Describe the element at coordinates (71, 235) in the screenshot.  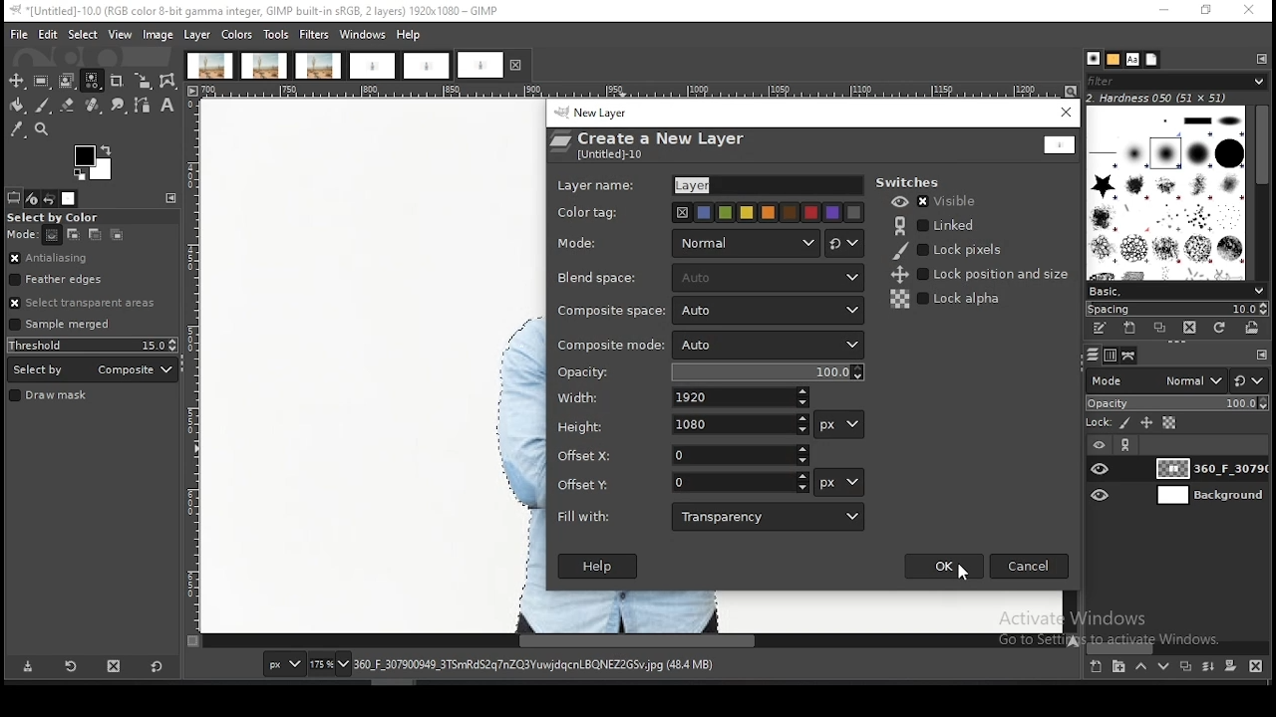
I see `add to the current selection` at that location.